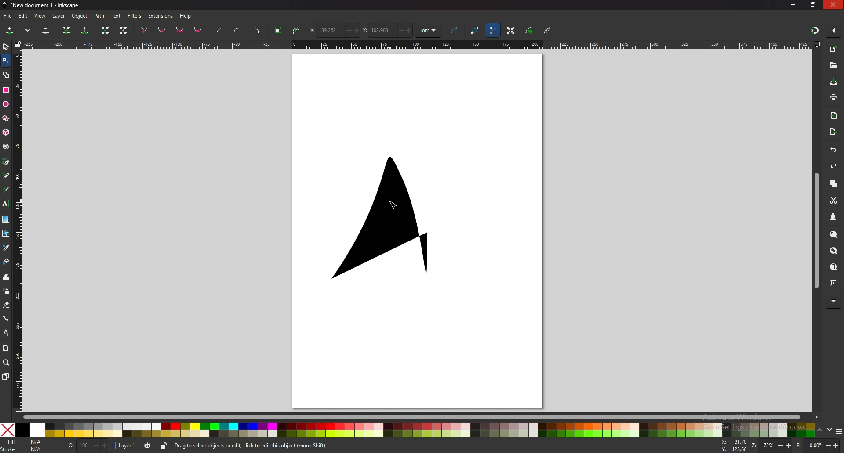 The height and width of the screenshot is (453, 844). Describe the element at coordinates (81, 16) in the screenshot. I see `object` at that location.